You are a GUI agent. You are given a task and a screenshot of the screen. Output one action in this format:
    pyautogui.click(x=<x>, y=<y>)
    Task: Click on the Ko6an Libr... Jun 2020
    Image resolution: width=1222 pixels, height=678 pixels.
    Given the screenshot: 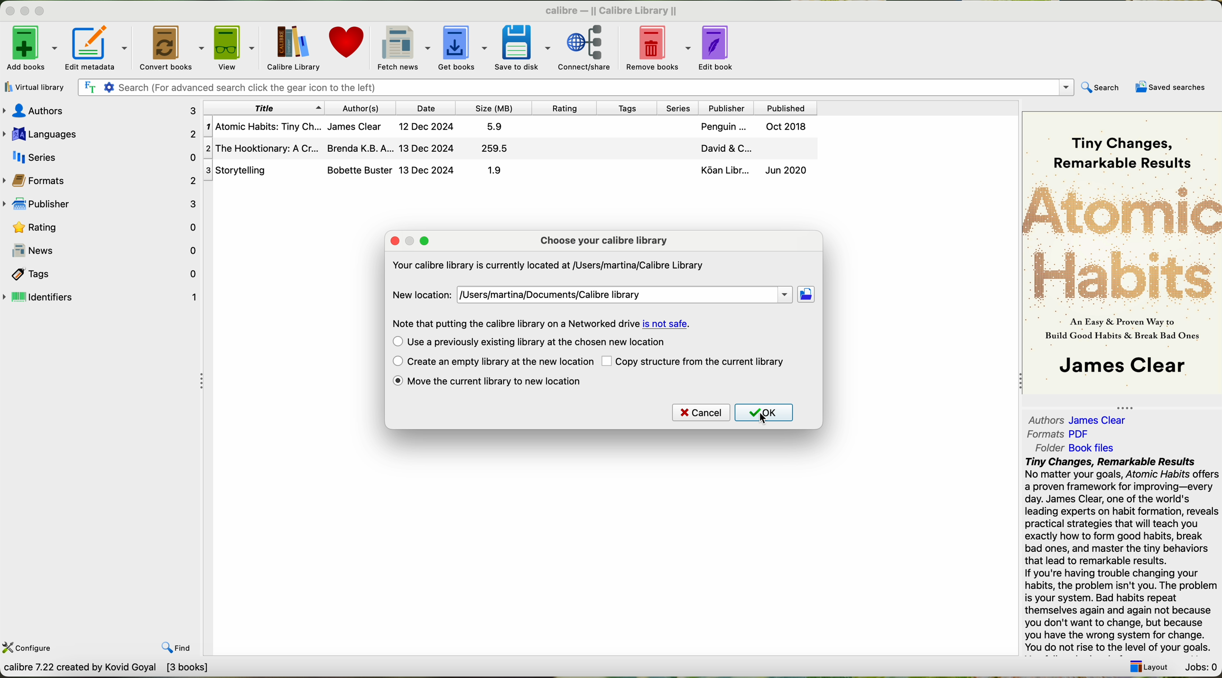 What is the action you would take?
    pyautogui.click(x=751, y=172)
    